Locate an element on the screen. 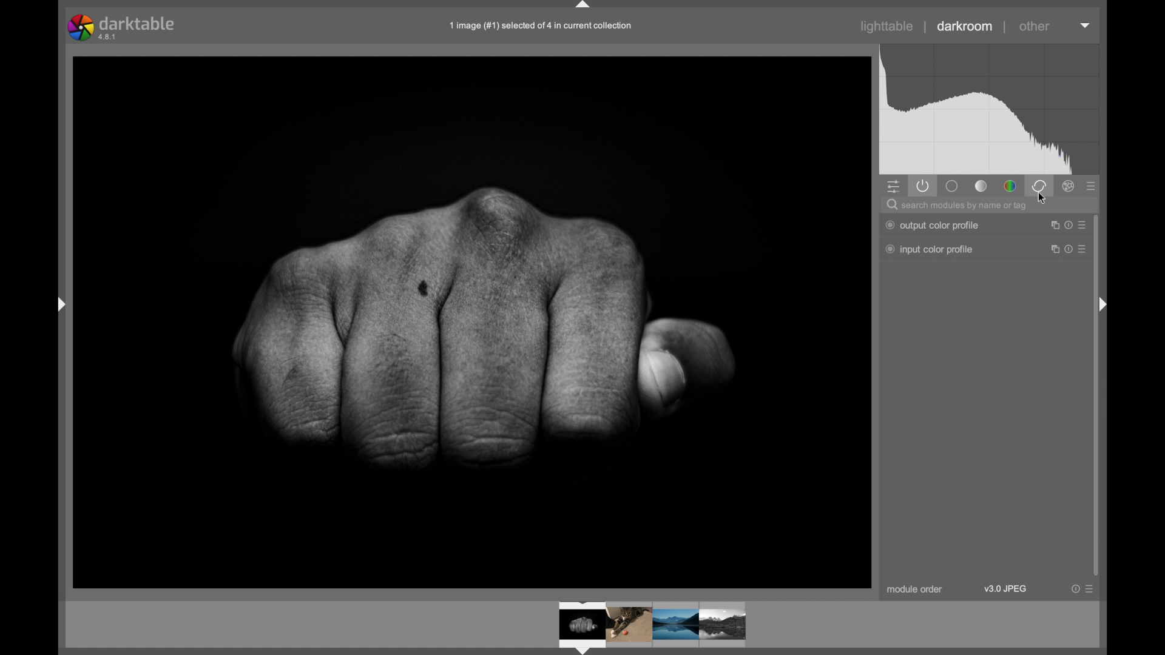  tone is located at coordinates (982, 186).